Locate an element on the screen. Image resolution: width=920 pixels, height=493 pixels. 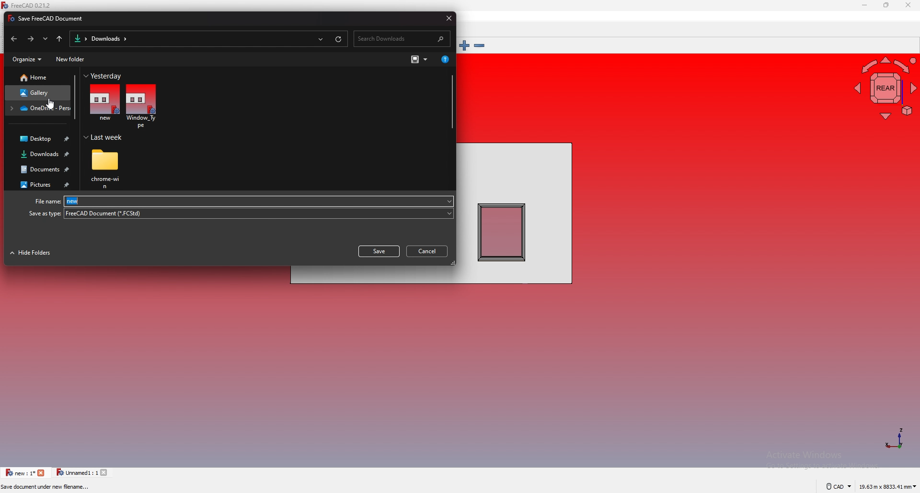
zoom in is located at coordinates (464, 45).